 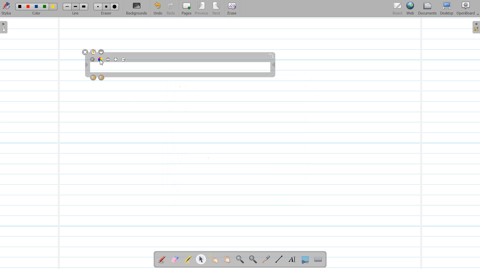 What do you see at coordinates (124, 59) in the screenshot?
I see `Align to left text` at bounding box center [124, 59].